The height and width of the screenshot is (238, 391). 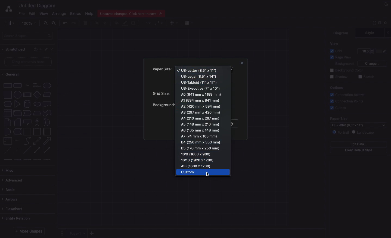 I want to click on Callout, so click(x=28, y=122).